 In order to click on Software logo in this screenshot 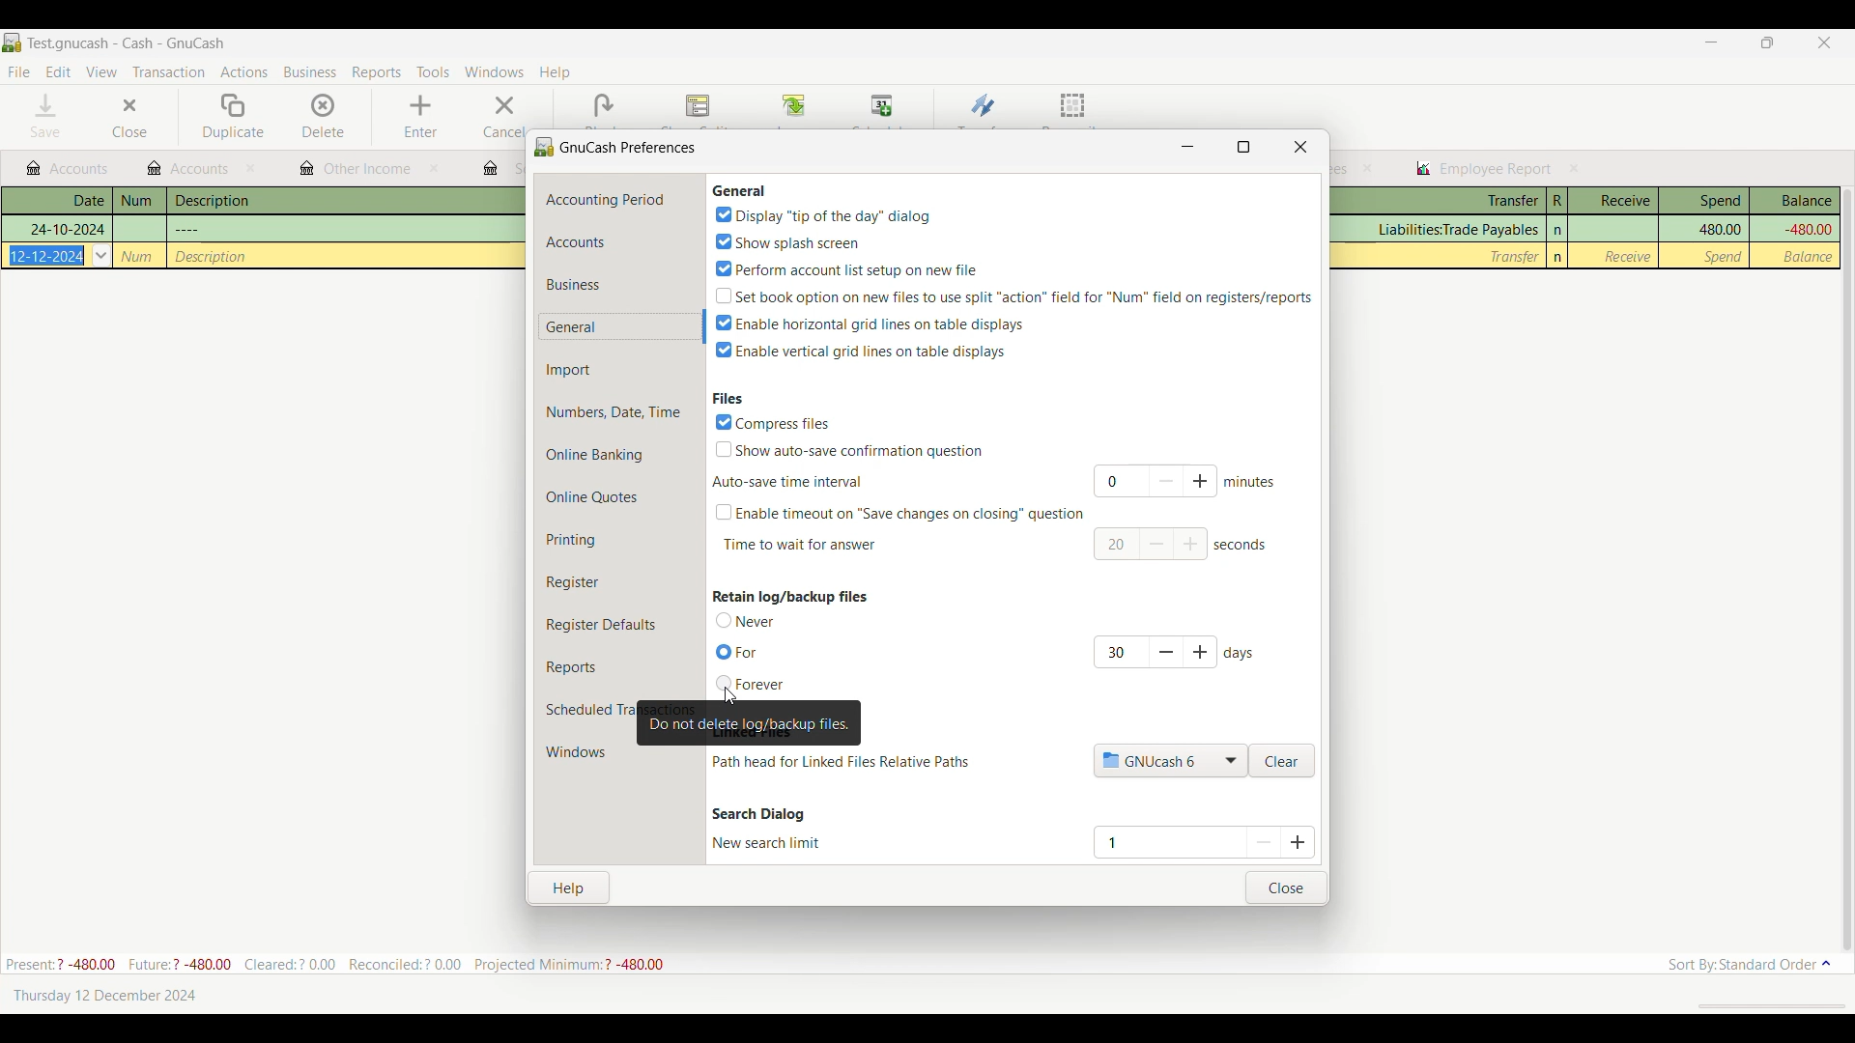, I will do `click(12, 42)`.